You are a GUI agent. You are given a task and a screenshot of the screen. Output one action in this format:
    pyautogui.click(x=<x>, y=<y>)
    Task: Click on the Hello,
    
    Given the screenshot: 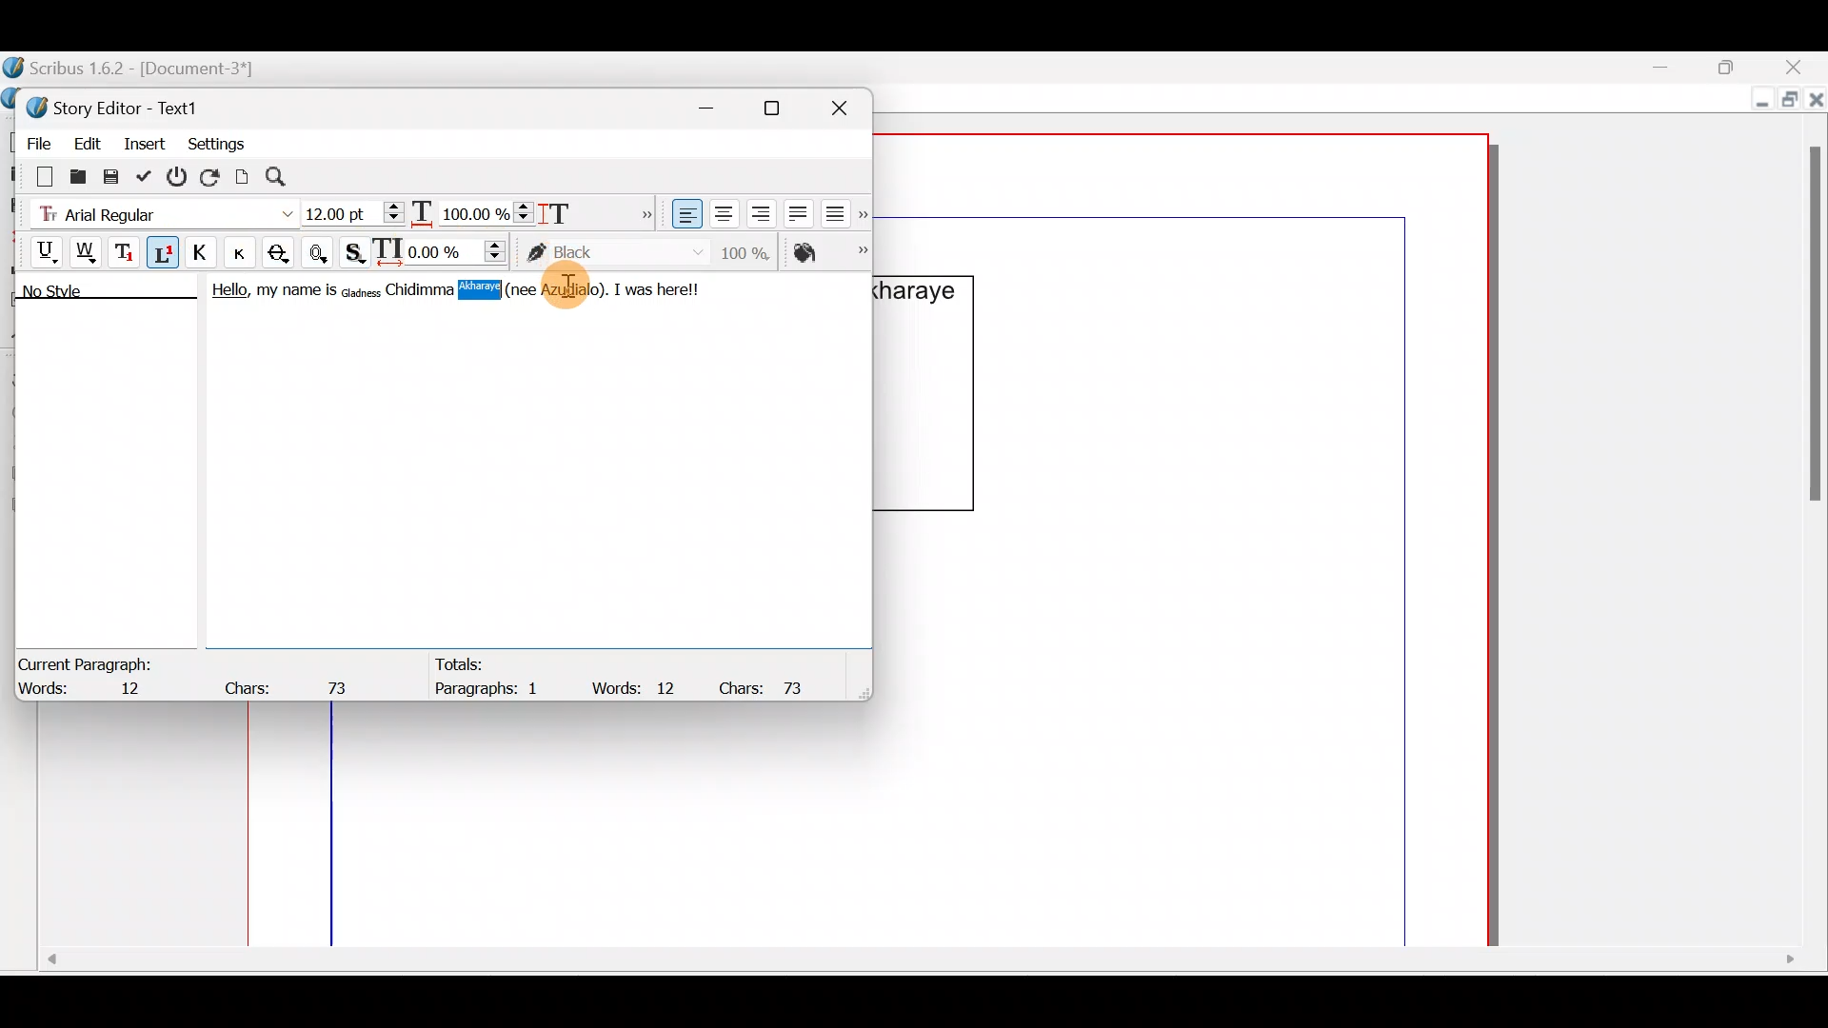 What is the action you would take?
    pyautogui.click(x=225, y=293)
    